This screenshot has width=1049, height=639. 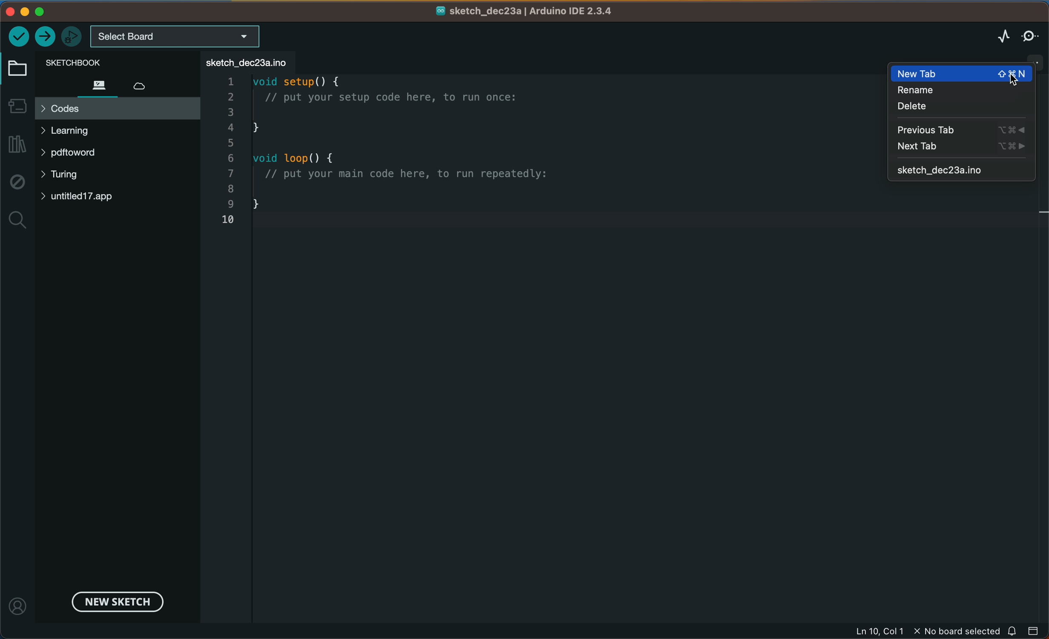 I want to click on serial plotter, so click(x=994, y=36).